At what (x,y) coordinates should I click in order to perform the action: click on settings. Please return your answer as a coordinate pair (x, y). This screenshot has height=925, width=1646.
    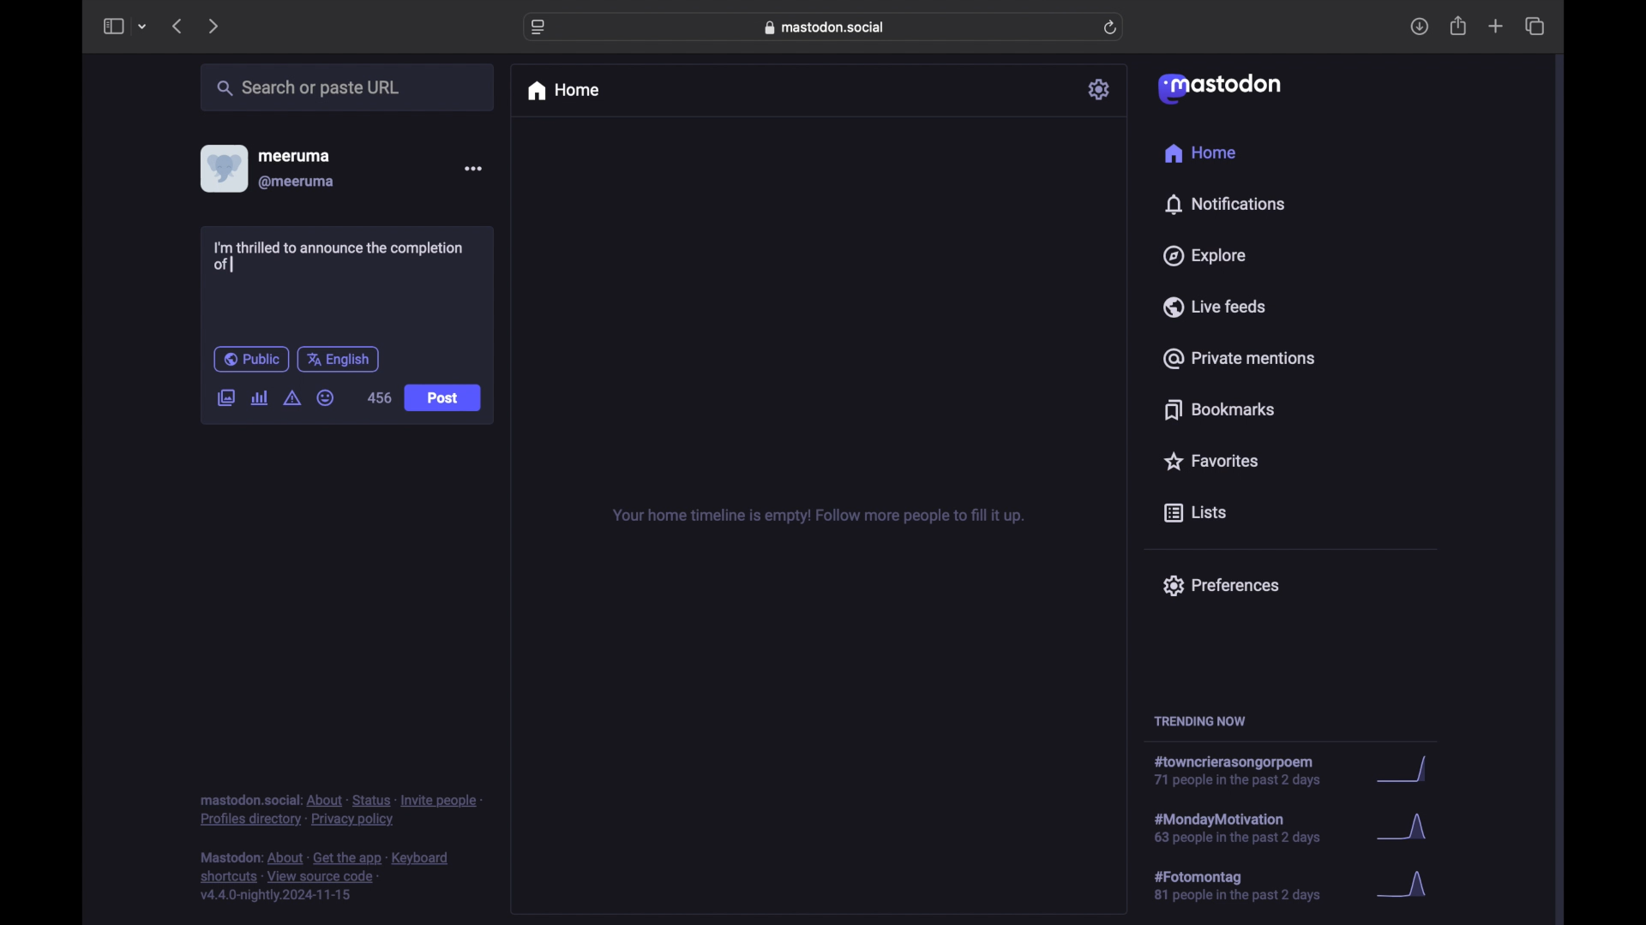
    Looking at the image, I should click on (1100, 89).